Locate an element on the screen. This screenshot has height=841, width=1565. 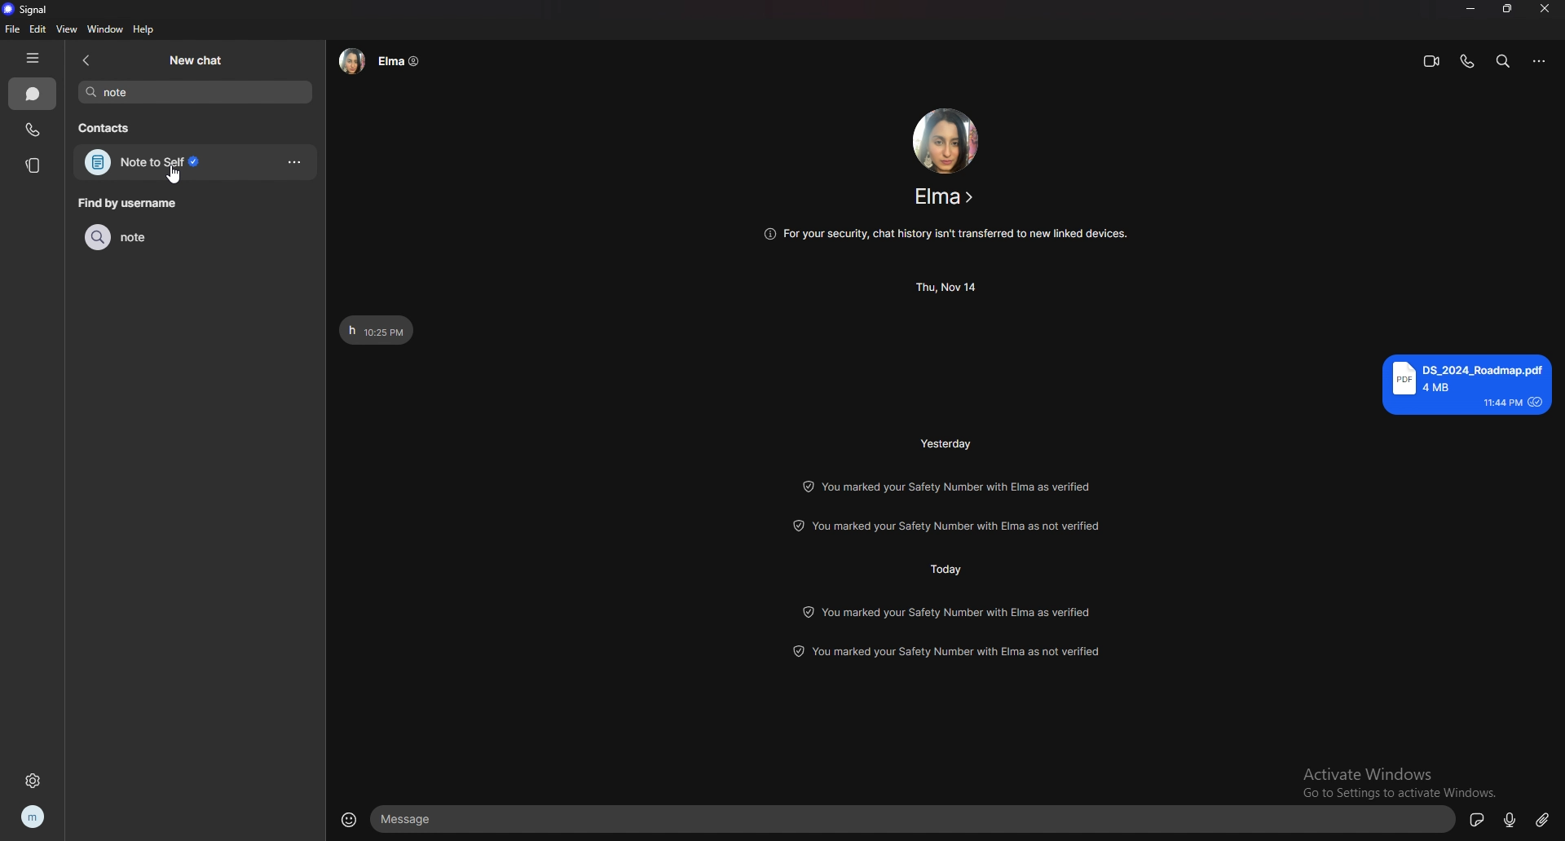
chats is located at coordinates (33, 94).